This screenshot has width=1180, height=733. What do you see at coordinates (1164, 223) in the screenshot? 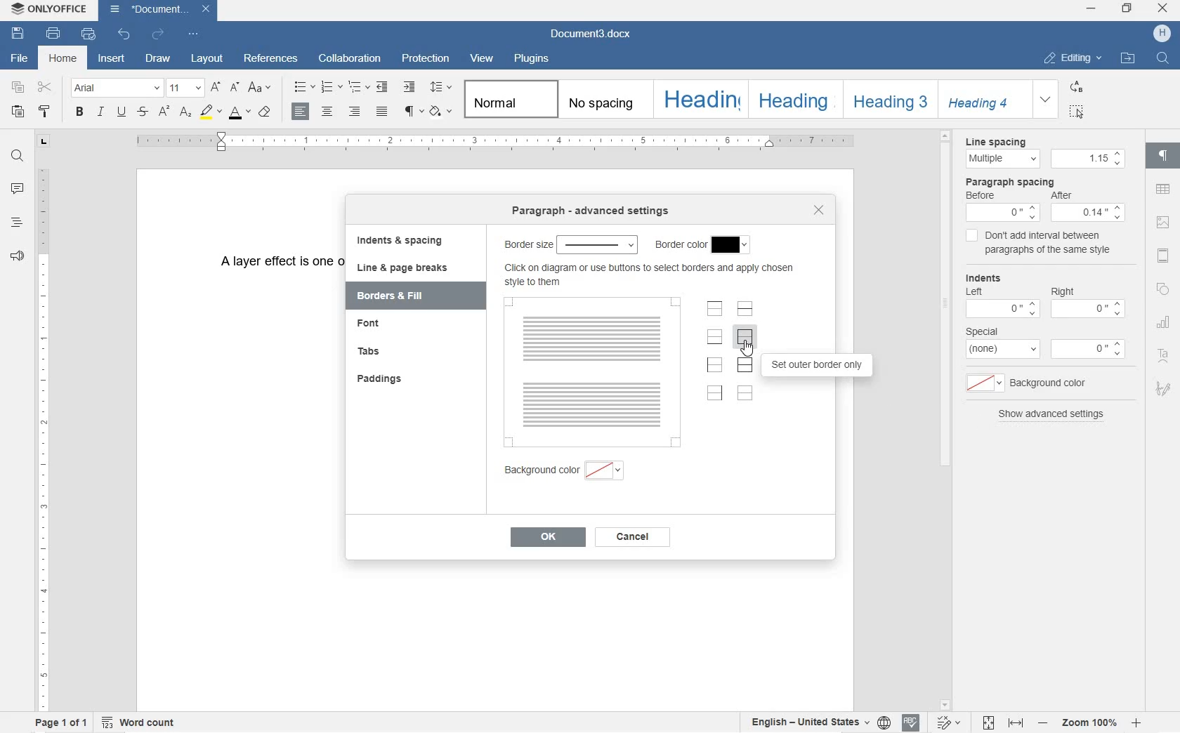
I see `IMAGE` at bounding box center [1164, 223].